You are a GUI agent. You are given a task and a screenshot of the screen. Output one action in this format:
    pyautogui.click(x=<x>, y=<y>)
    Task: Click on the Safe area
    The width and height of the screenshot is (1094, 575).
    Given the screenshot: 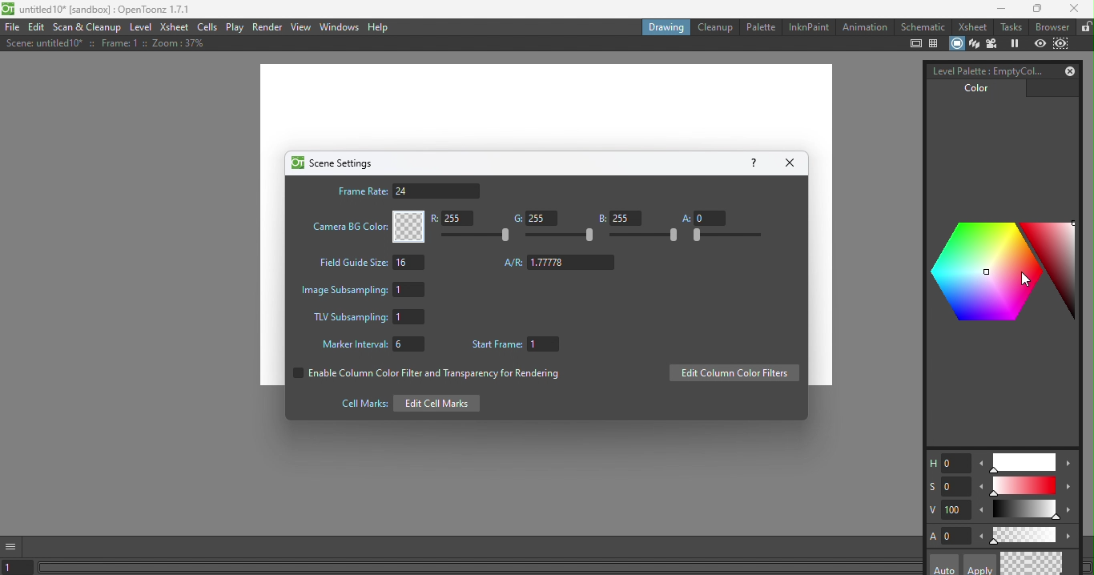 What is the action you would take?
    pyautogui.click(x=915, y=44)
    